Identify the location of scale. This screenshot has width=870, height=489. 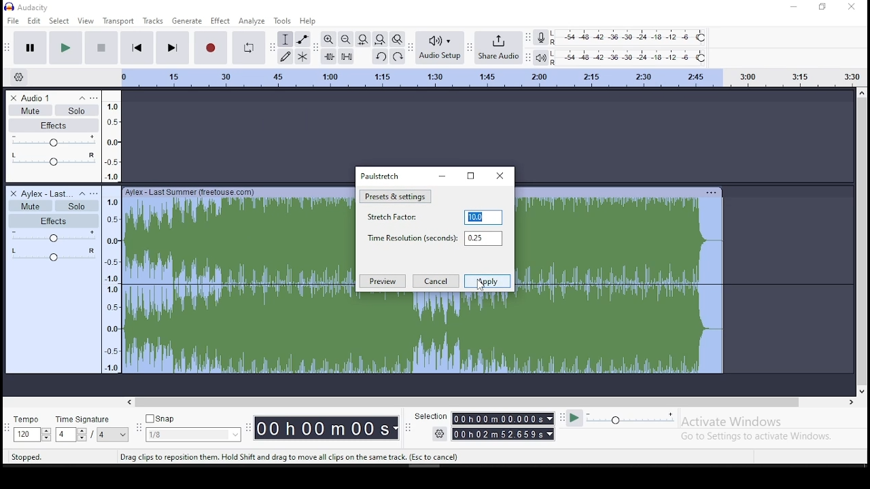
(487, 77).